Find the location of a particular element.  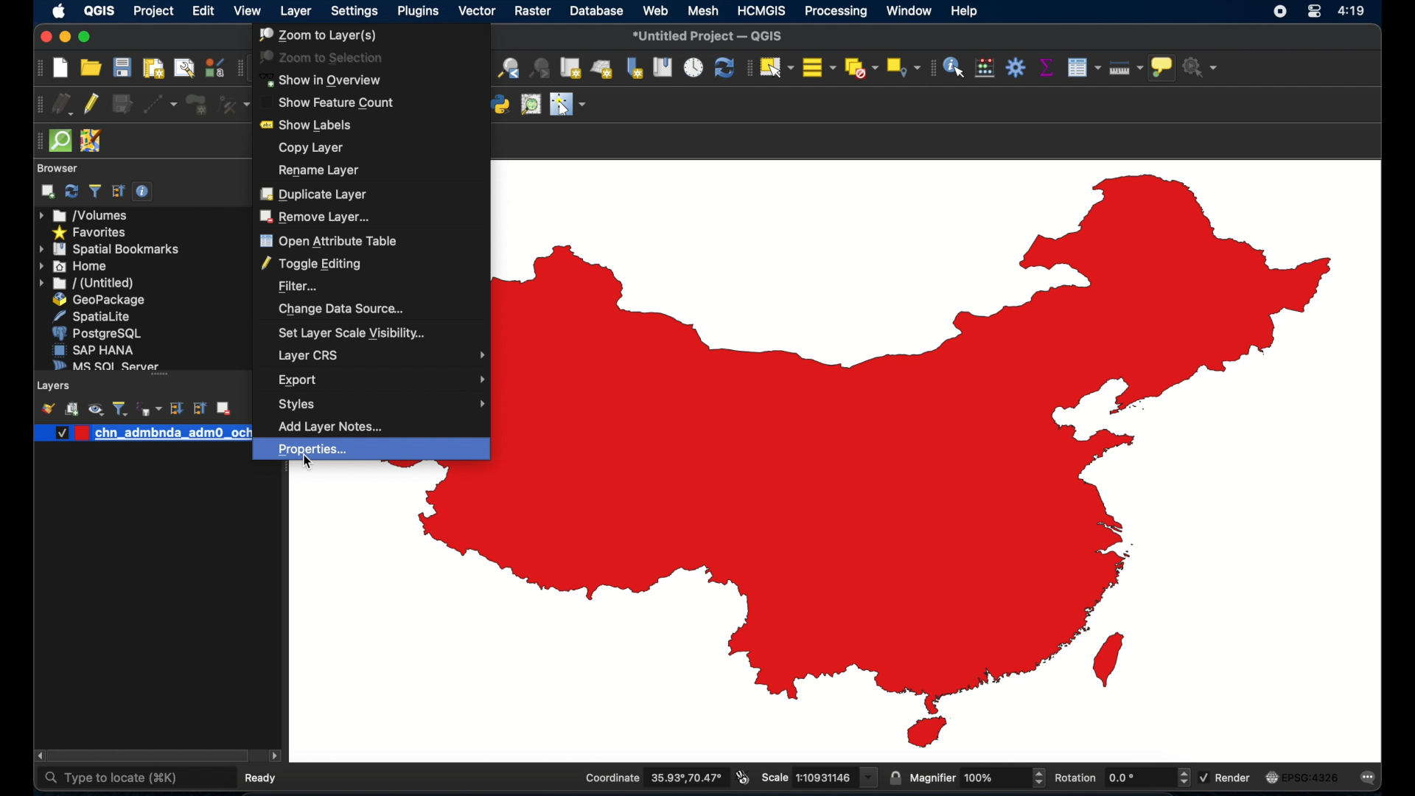

web is located at coordinates (655, 10).